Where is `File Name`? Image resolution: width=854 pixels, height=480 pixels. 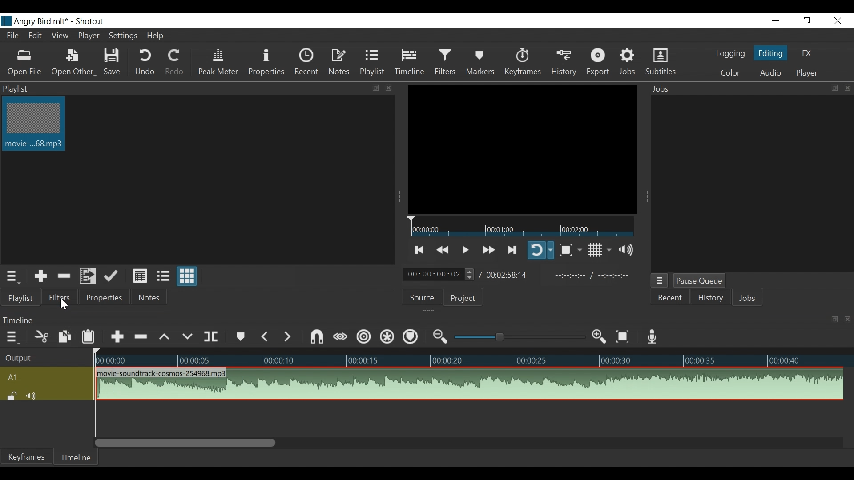
File Name is located at coordinates (35, 21).